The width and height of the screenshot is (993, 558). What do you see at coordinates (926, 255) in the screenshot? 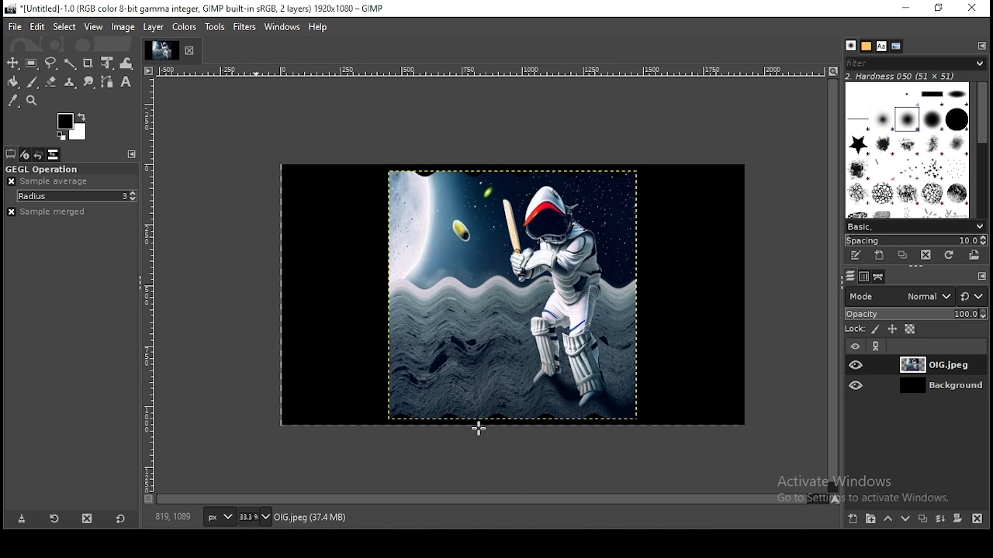
I see `delete this brush` at bounding box center [926, 255].